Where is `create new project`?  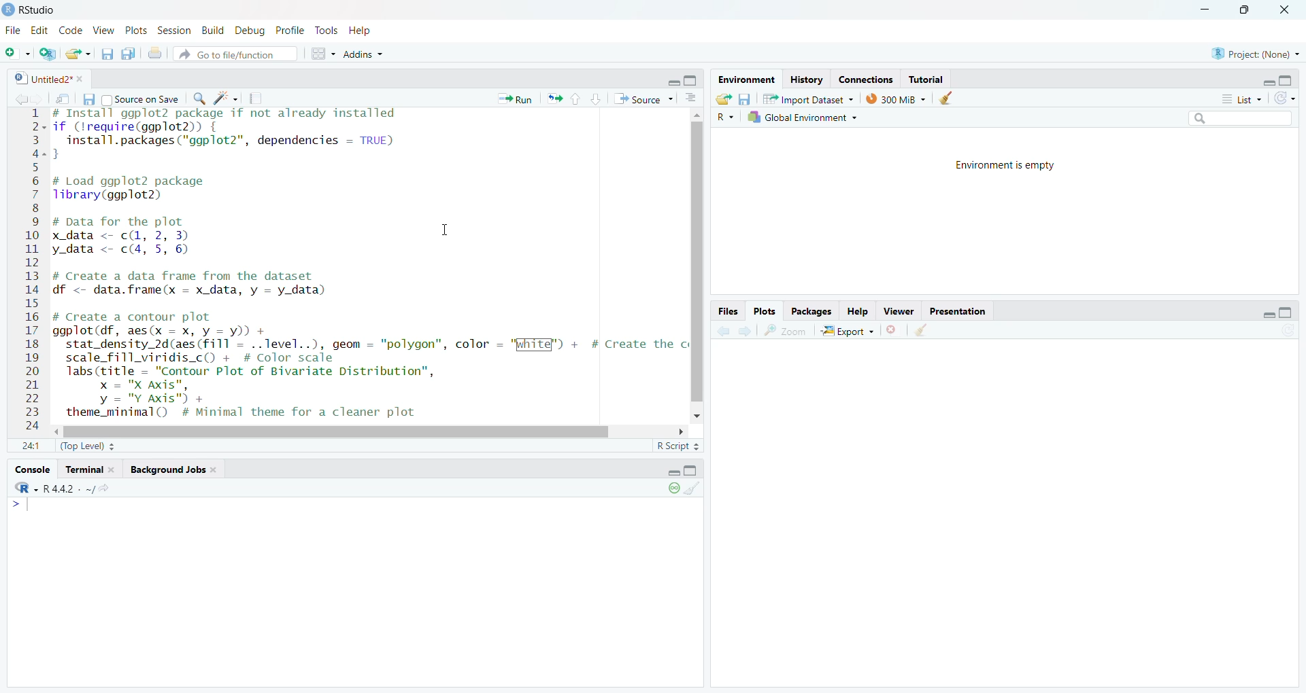 create new project is located at coordinates (46, 52).